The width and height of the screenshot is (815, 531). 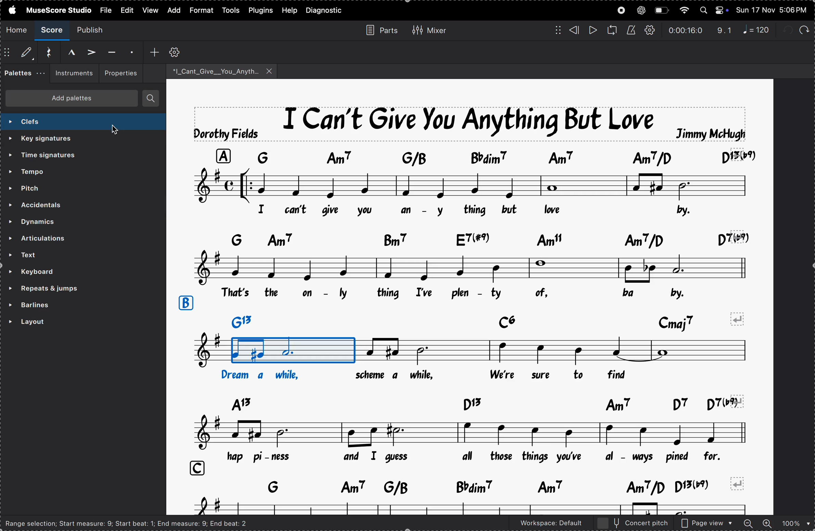 I want to click on rewind, so click(x=574, y=30).